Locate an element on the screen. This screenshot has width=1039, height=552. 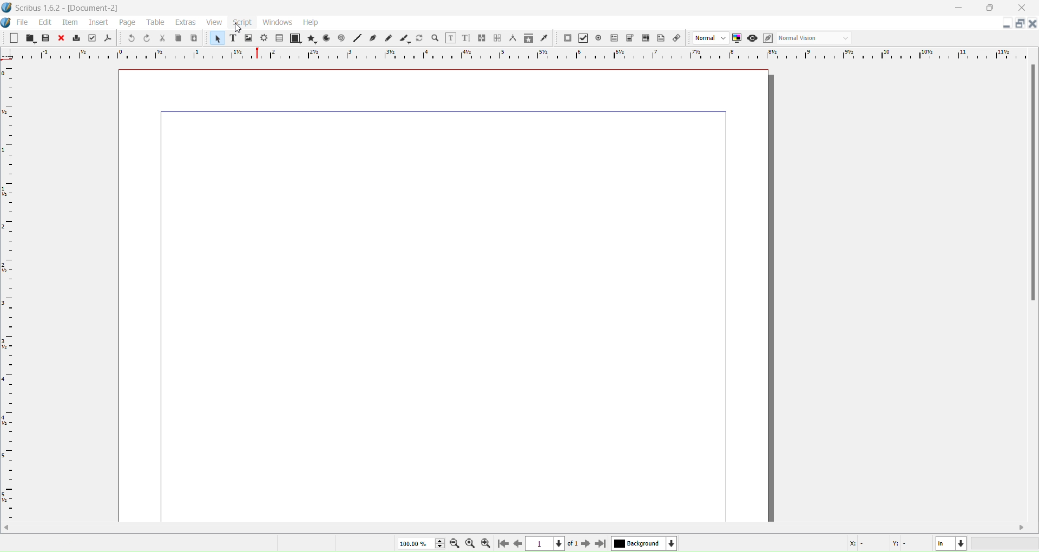
Eye Dropper is located at coordinates (545, 38).